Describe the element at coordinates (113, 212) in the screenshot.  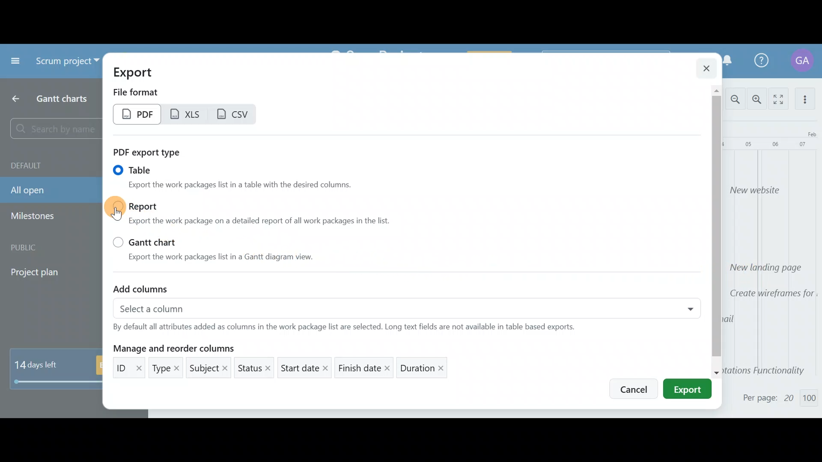
I see `Cursor on report` at that location.